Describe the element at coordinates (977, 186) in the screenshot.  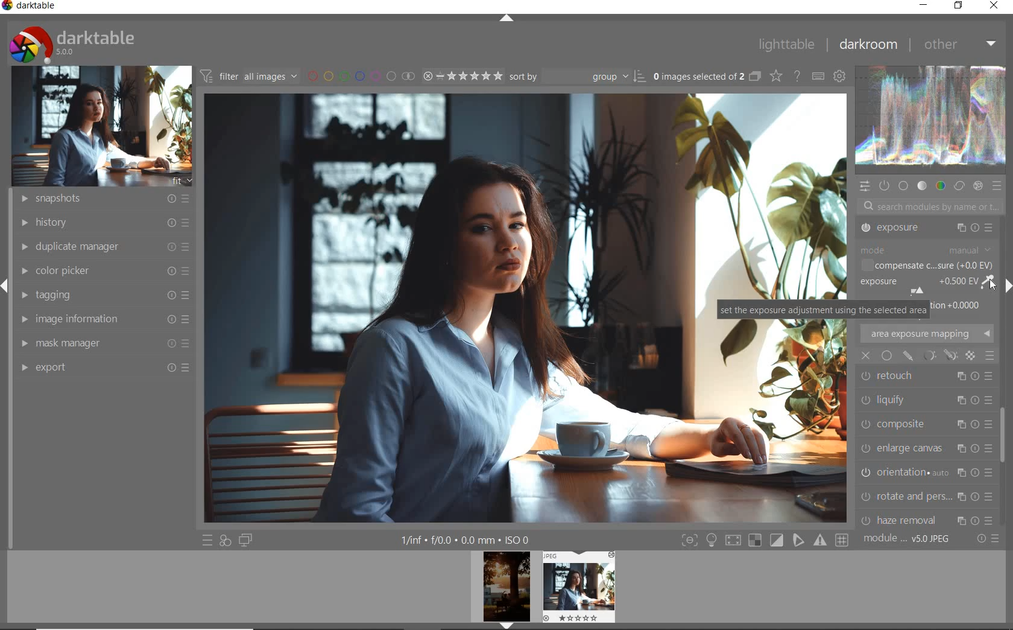
I see `EFFECT` at that location.